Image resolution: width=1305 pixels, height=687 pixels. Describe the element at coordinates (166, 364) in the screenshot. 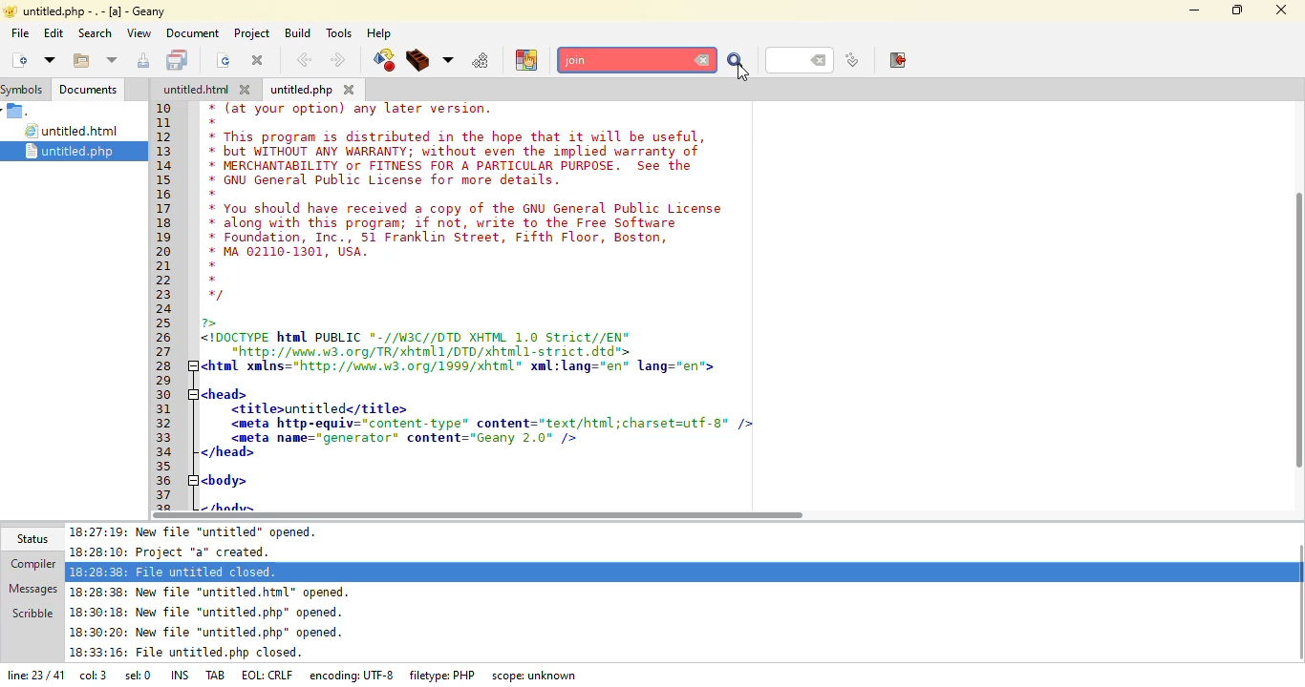

I see `28` at that location.